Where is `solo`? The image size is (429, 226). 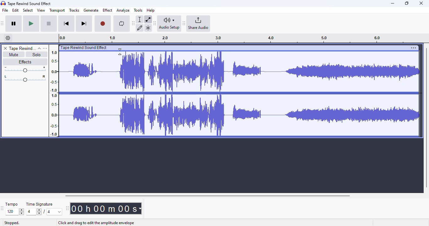 solo is located at coordinates (37, 54).